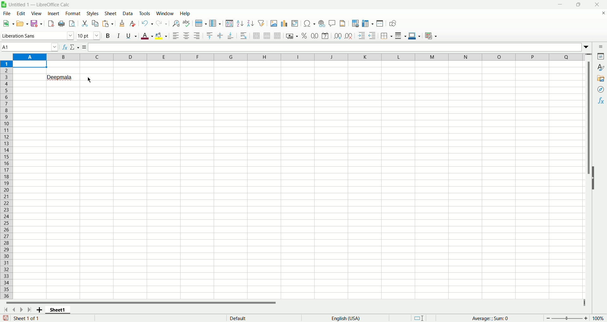 This screenshot has height=322, width=607. I want to click on Functions, so click(600, 100).